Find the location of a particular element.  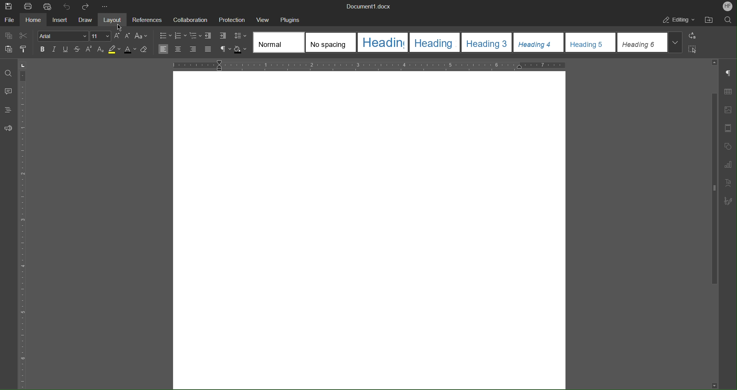

Text Art is located at coordinates (727, 183).